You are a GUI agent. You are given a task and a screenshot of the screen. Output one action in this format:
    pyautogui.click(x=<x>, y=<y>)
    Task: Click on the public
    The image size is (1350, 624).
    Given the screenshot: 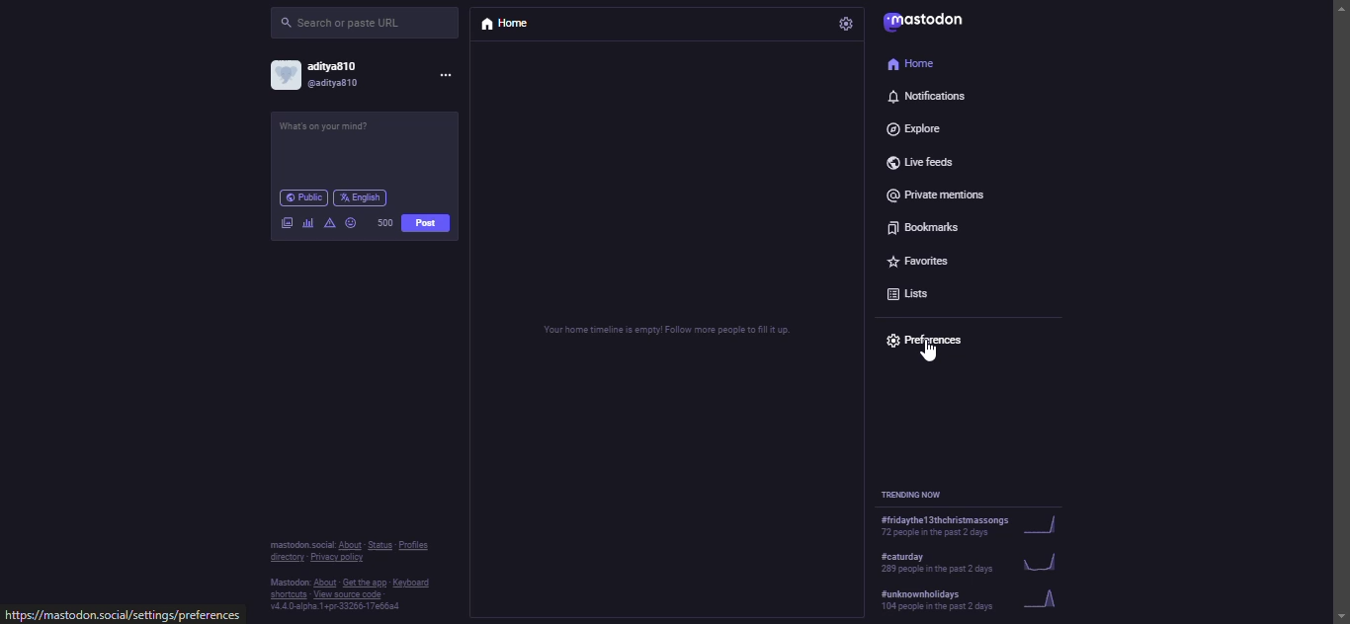 What is the action you would take?
    pyautogui.click(x=301, y=197)
    